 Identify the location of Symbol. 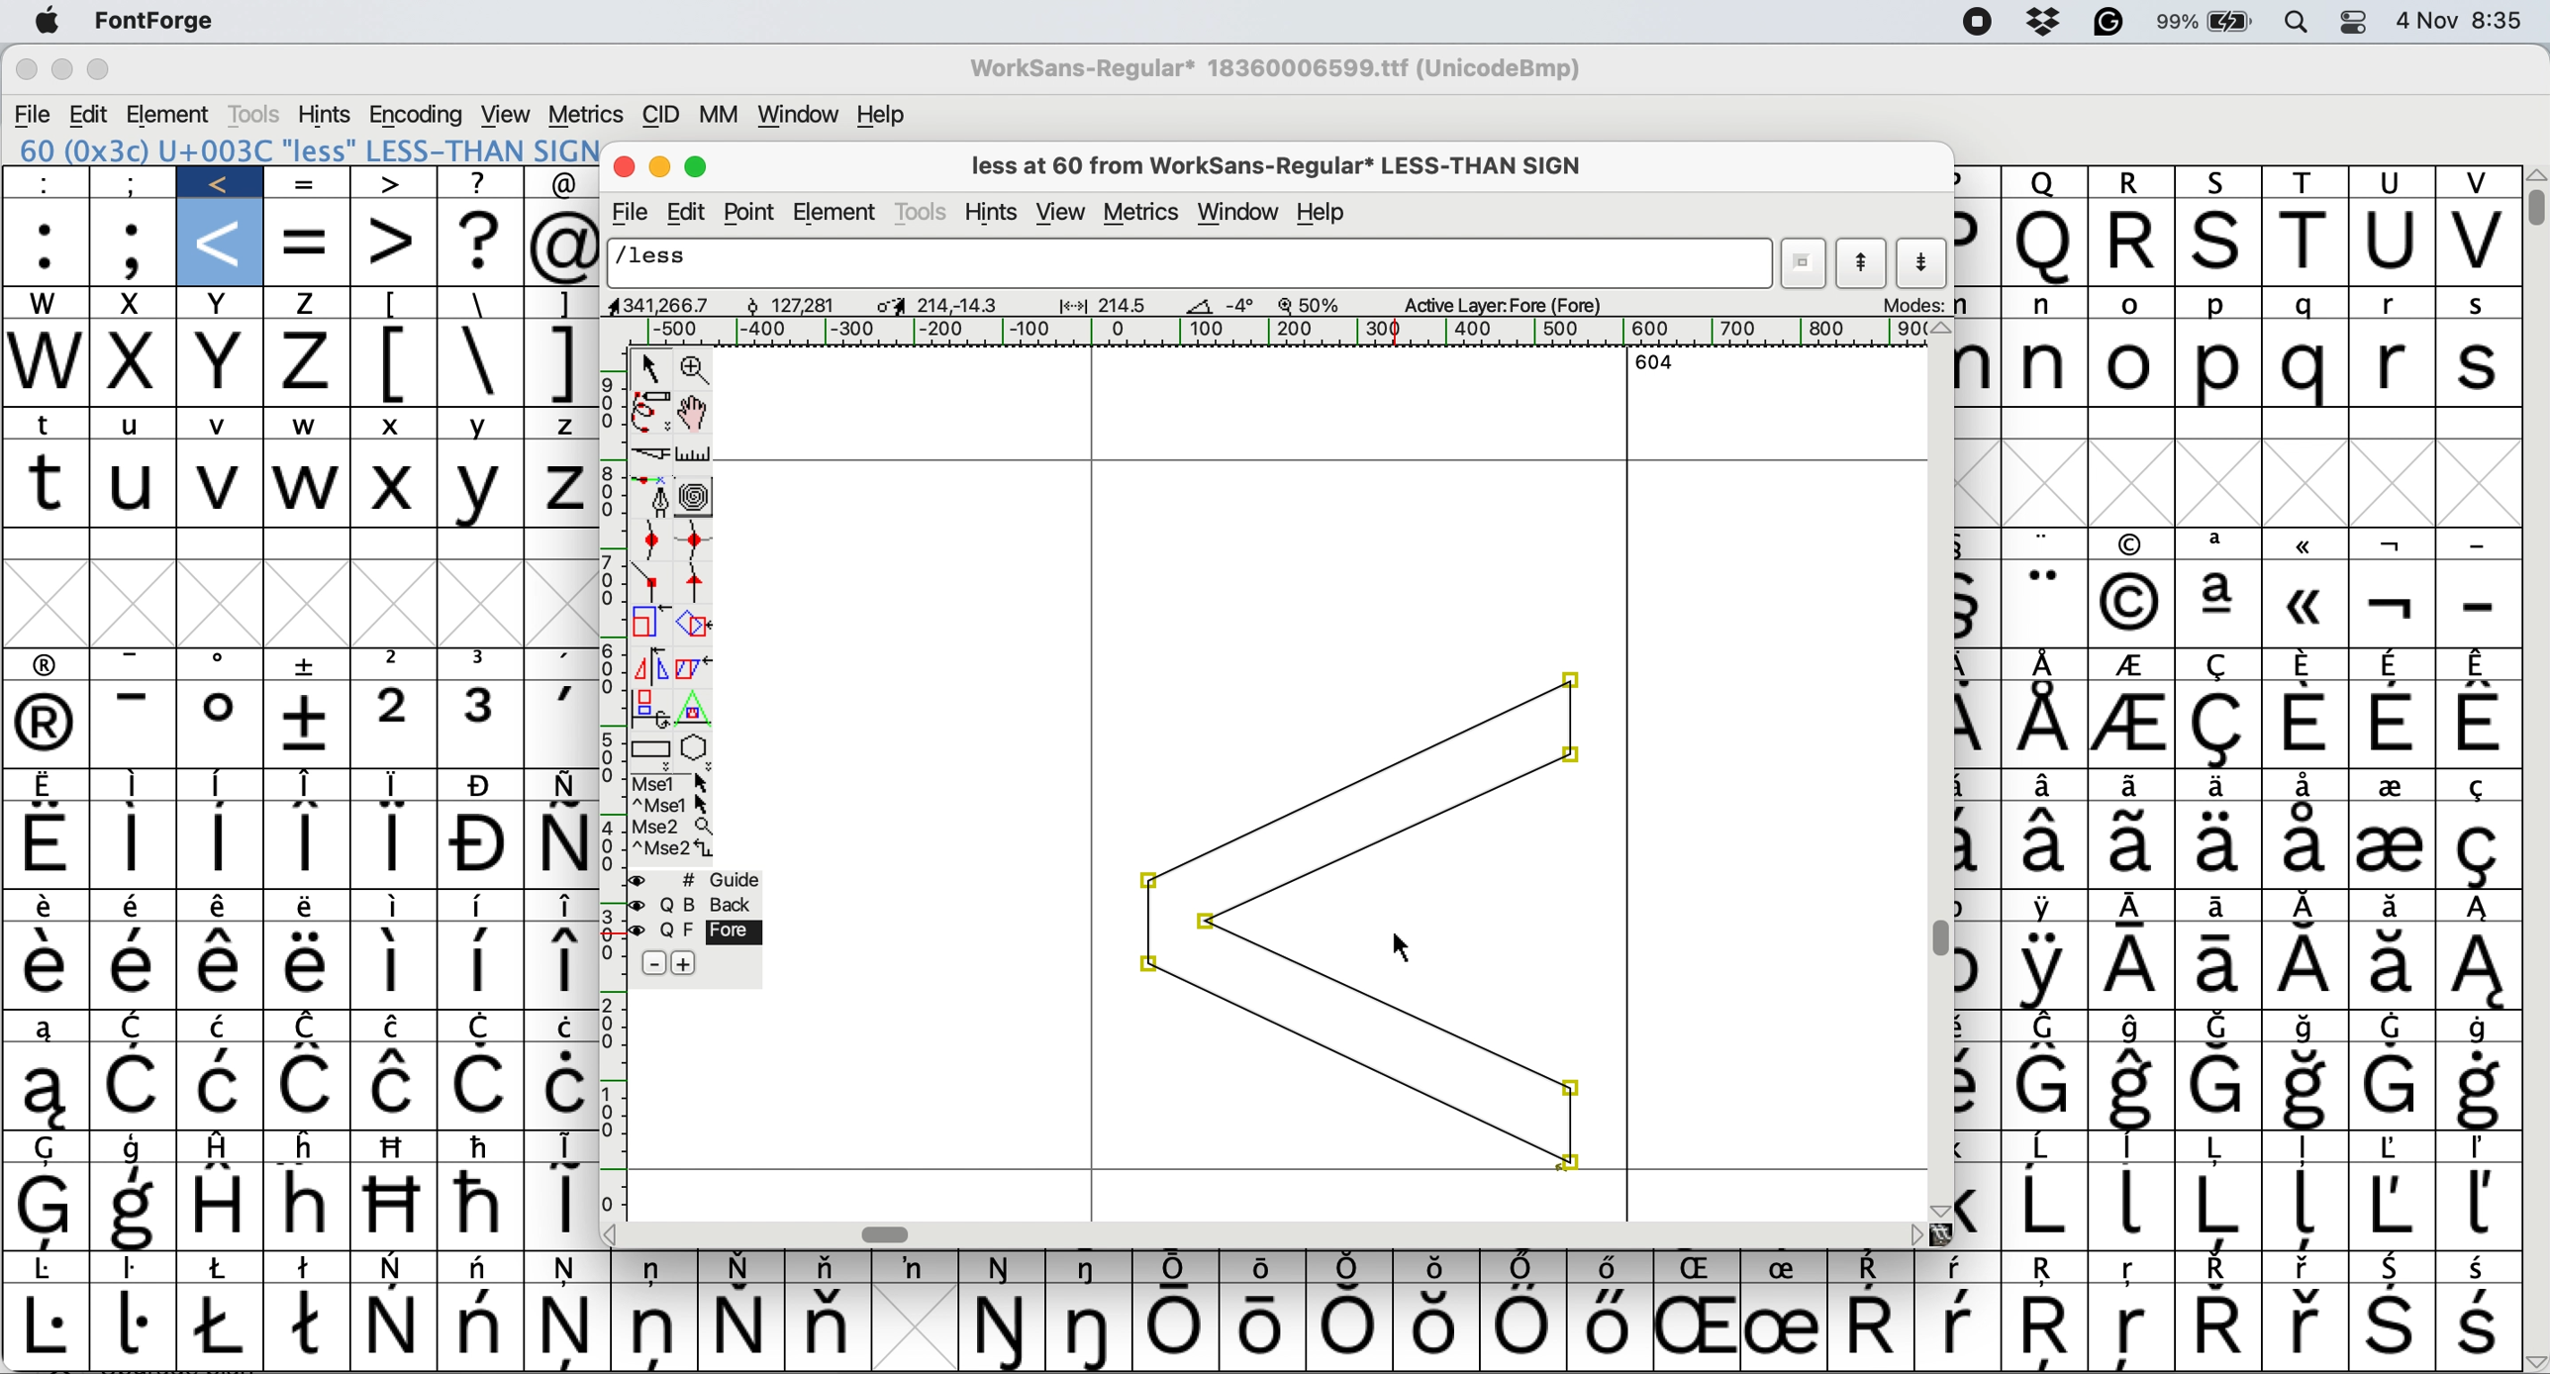
(2131, 783).